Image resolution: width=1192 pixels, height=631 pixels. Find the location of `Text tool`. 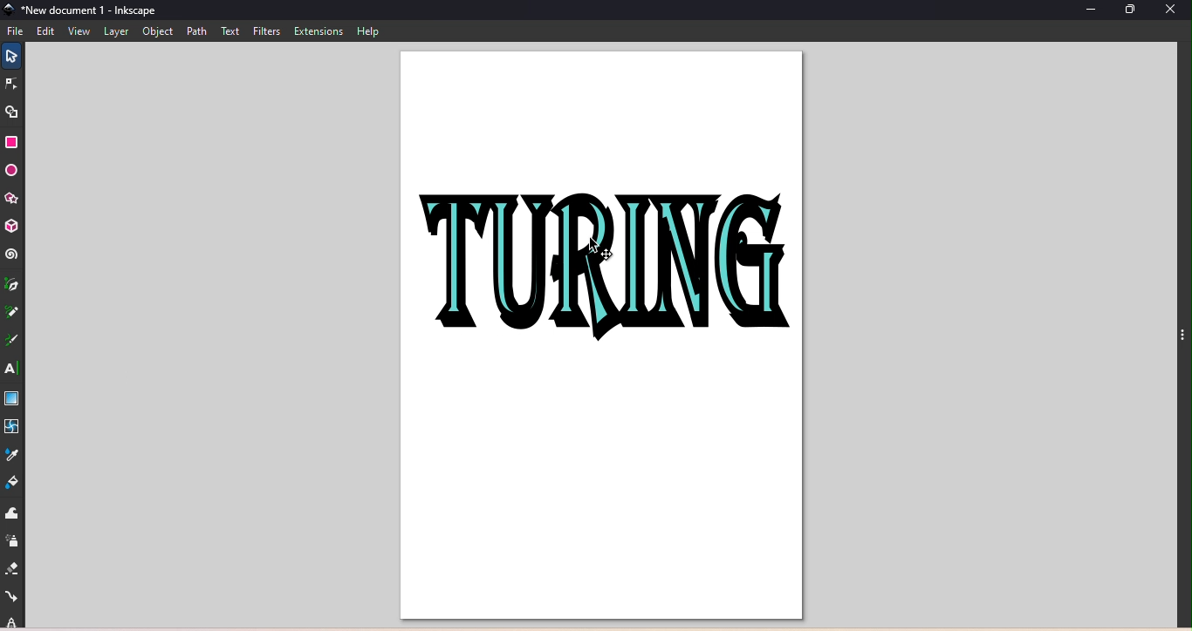

Text tool is located at coordinates (10, 368).